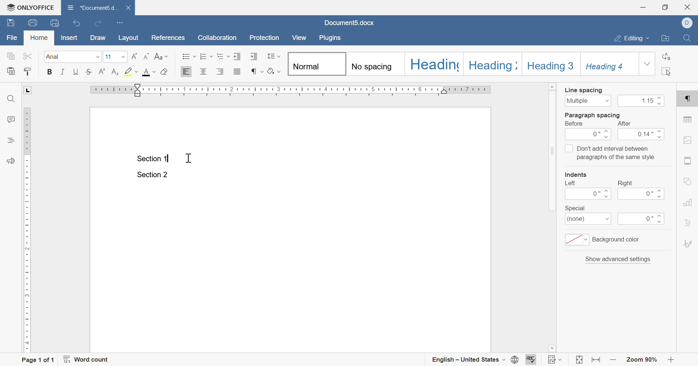 The width and height of the screenshot is (698, 366). What do you see at coordinates (579, 360) in the screenshot?
I see `fit to slide` at bounding box center [579, 360].